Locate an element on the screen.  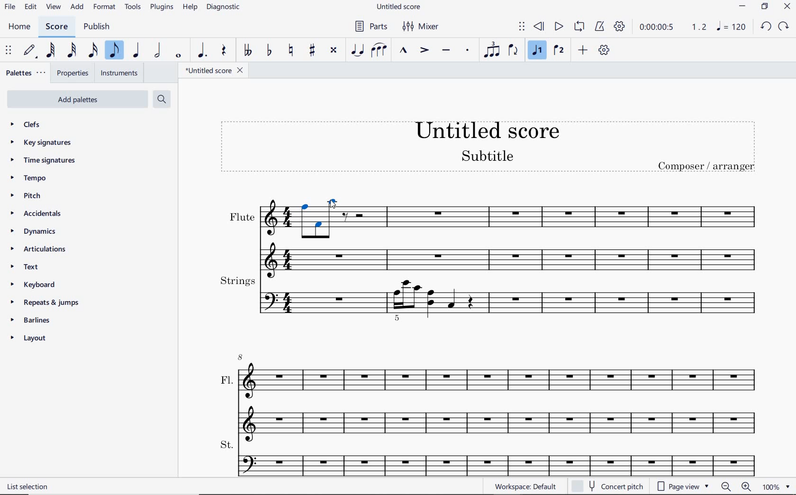
minimize is located at coordinates (742, 6).